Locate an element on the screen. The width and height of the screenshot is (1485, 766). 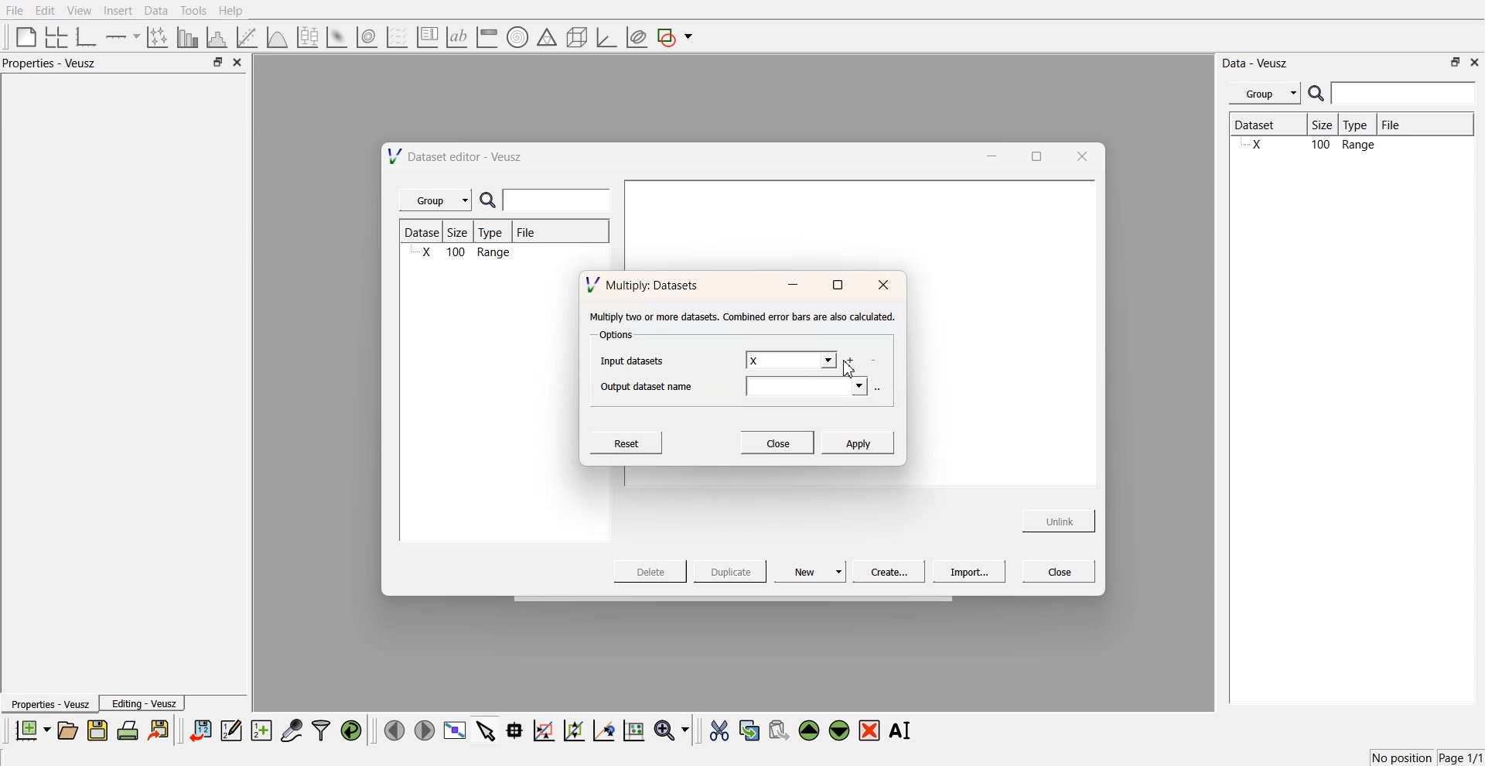
paste the selected widgets is located at coordinates (777, 730).